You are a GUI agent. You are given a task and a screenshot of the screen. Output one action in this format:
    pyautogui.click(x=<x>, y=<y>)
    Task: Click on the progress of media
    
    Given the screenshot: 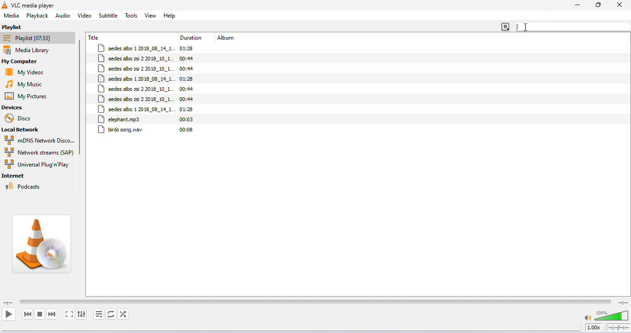 What is the action you would take?
    pyautogui.click(x=315, y=301)
    